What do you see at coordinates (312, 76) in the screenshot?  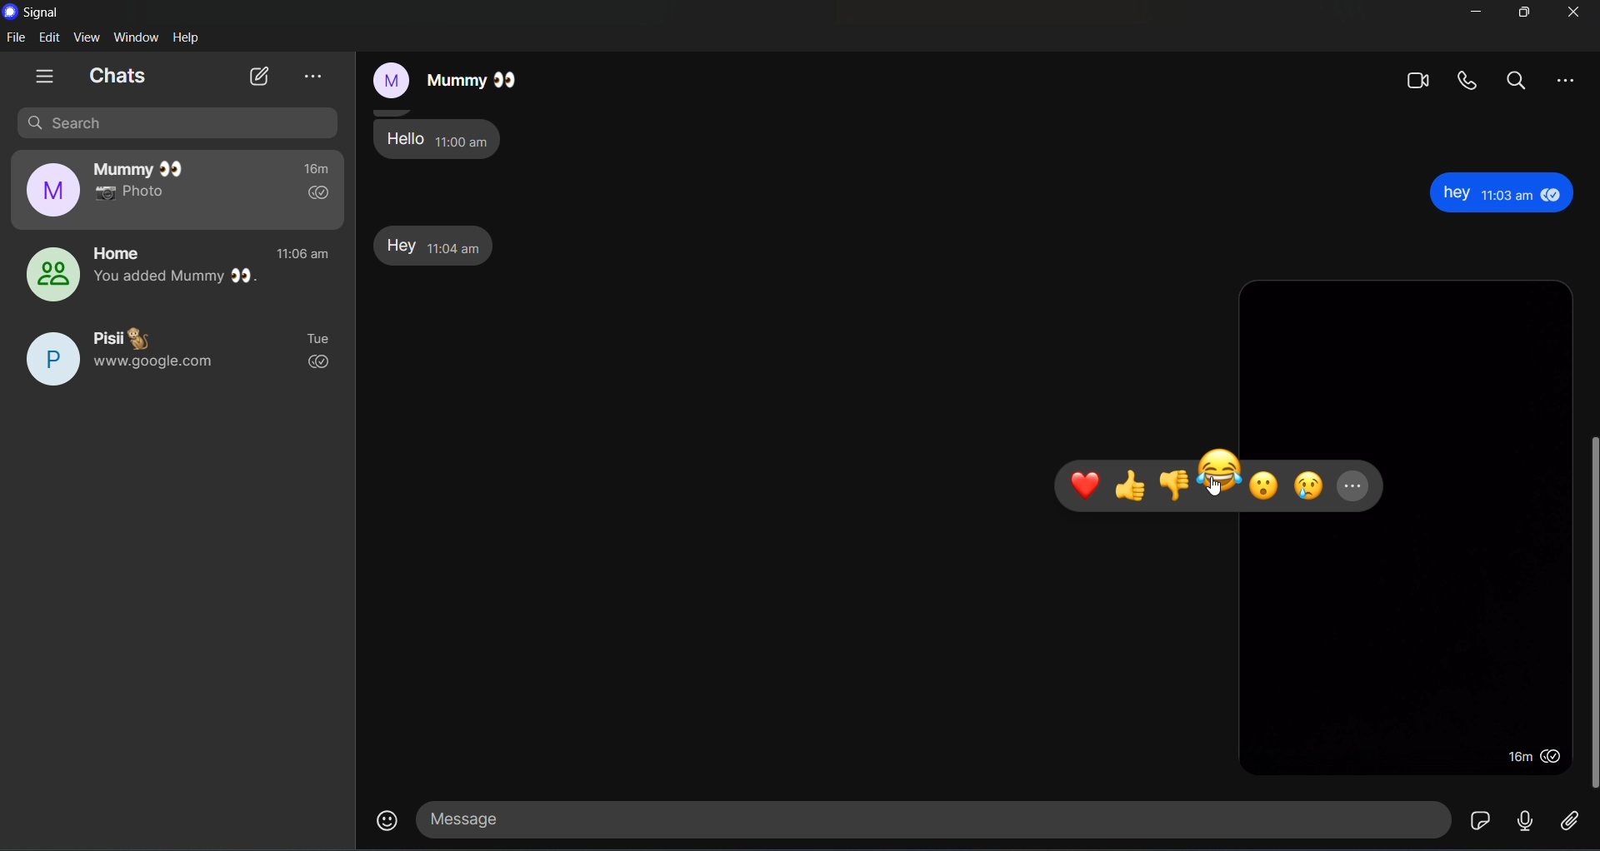 I see `view archieve` at bounding box center [312, 76].